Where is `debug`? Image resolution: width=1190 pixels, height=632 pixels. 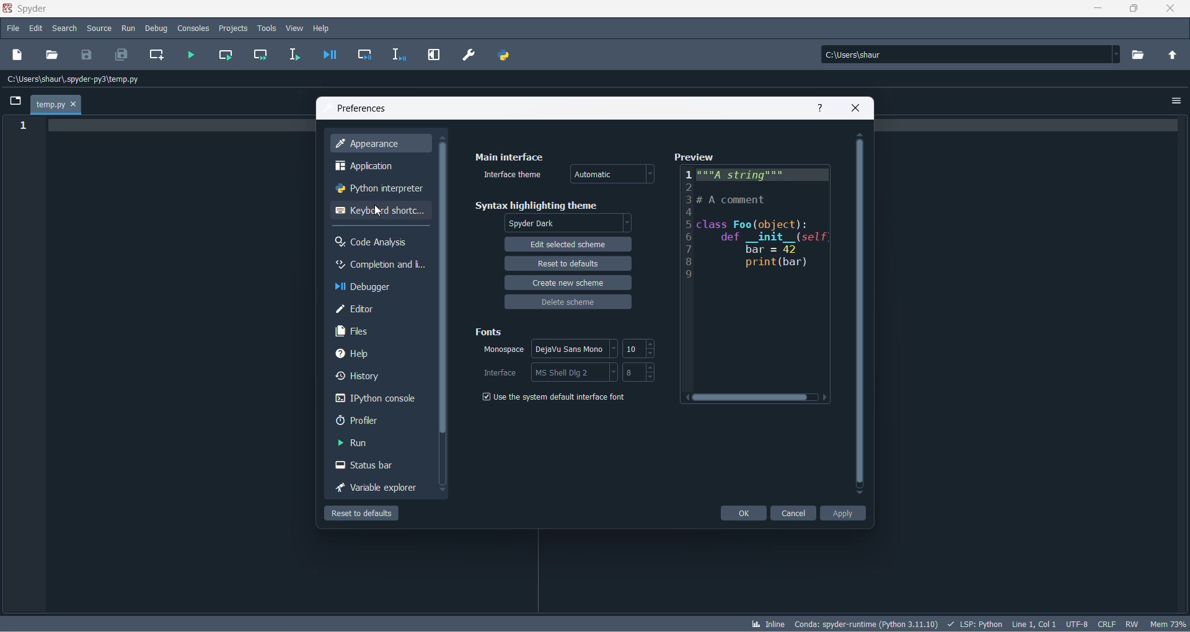
debug is located at coordinates (159, 29).